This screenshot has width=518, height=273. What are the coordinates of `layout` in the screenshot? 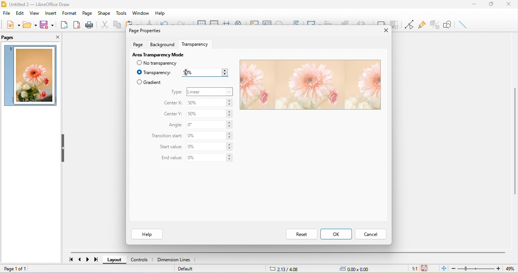 It's located at (116, 260).